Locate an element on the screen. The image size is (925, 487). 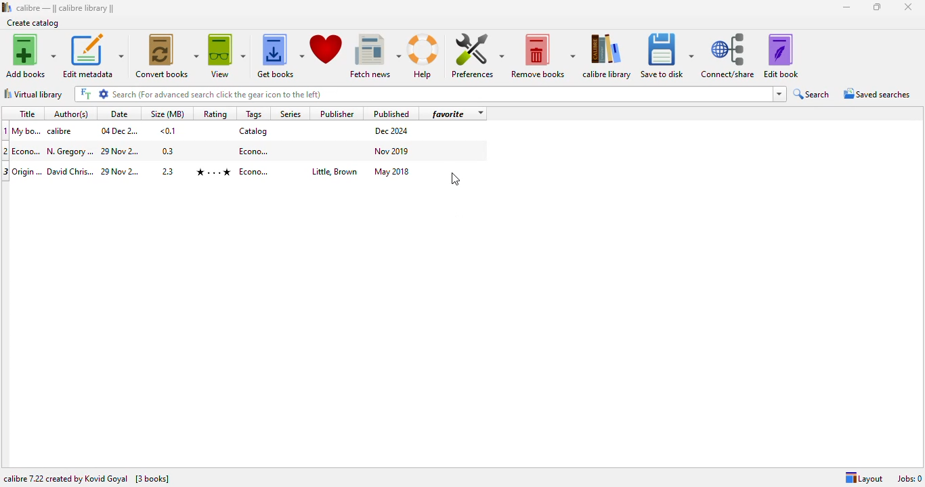
logo is located at coordinates (6, 7).